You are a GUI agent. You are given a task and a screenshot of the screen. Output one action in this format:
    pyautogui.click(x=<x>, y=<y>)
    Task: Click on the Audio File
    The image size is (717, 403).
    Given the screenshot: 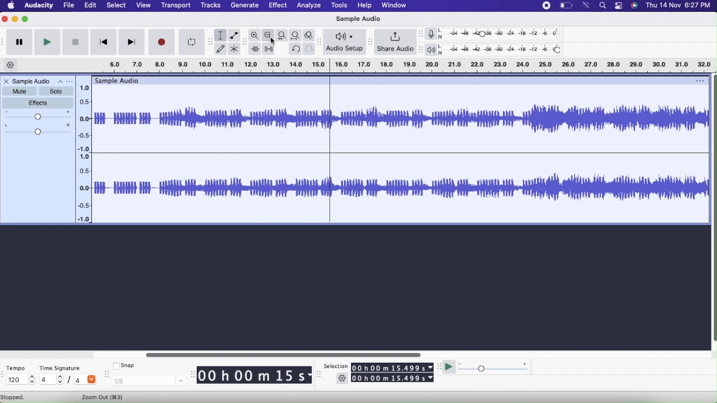 What is the action you would take?
    pyautogui.click(x=399, y=152)
    